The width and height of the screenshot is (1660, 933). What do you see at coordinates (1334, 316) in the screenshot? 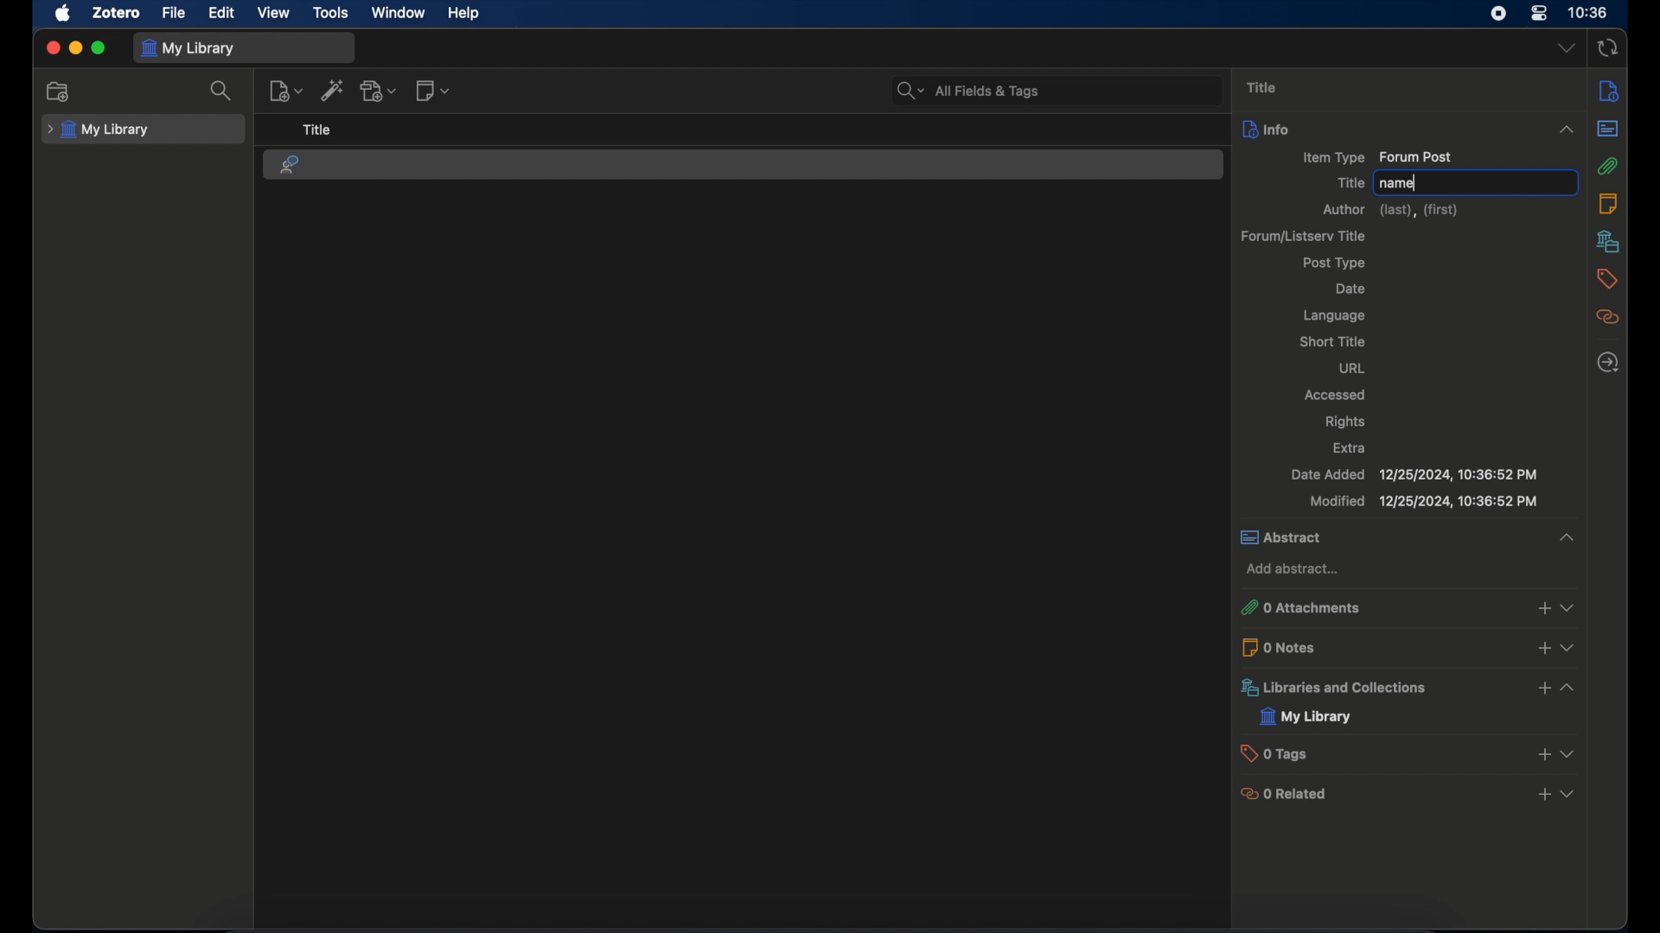
I see `language` at bounding box center [1334, 316].